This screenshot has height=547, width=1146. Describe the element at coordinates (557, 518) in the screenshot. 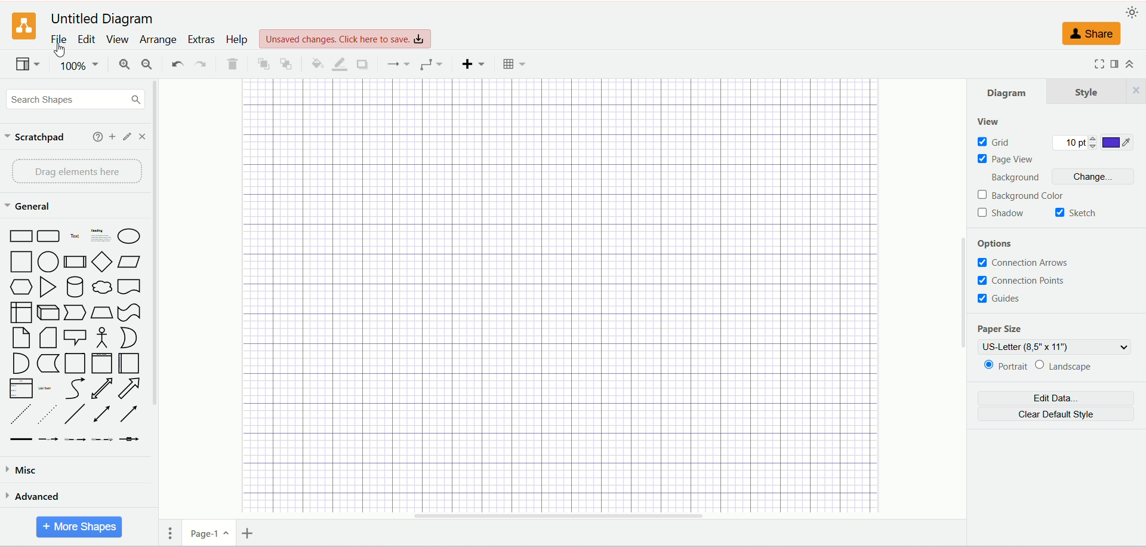

I see `horizontal scroll bar` at that location.